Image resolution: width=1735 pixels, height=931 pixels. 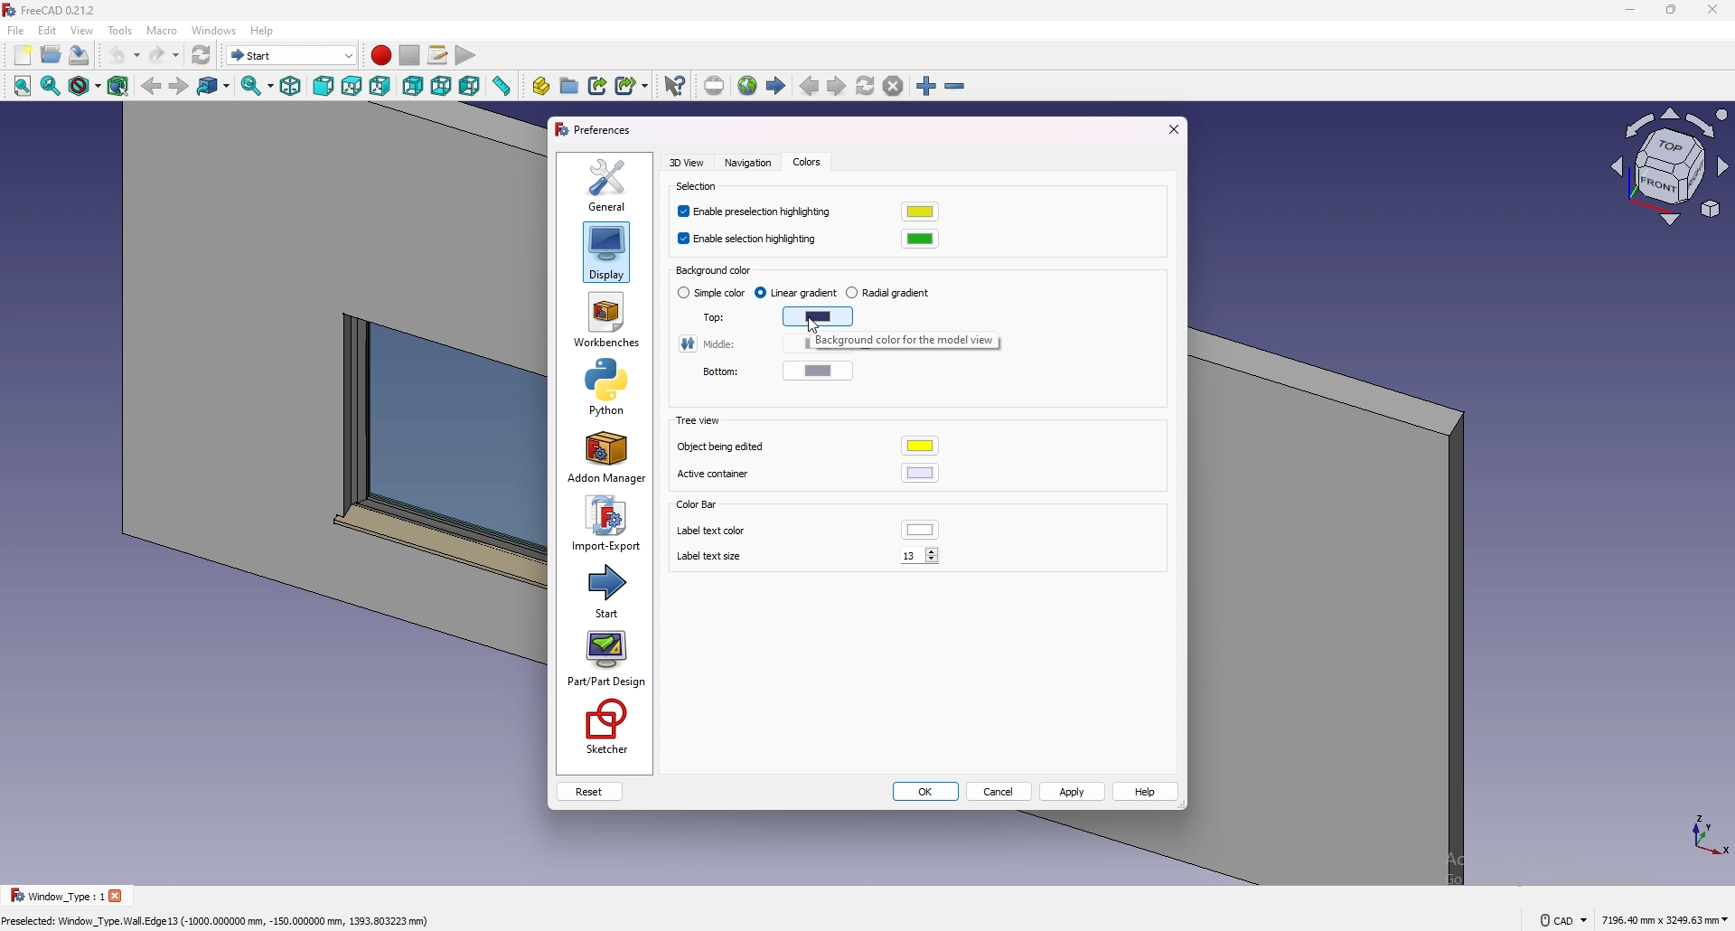 I want to click on bottom color, so click(x=821, y=371).